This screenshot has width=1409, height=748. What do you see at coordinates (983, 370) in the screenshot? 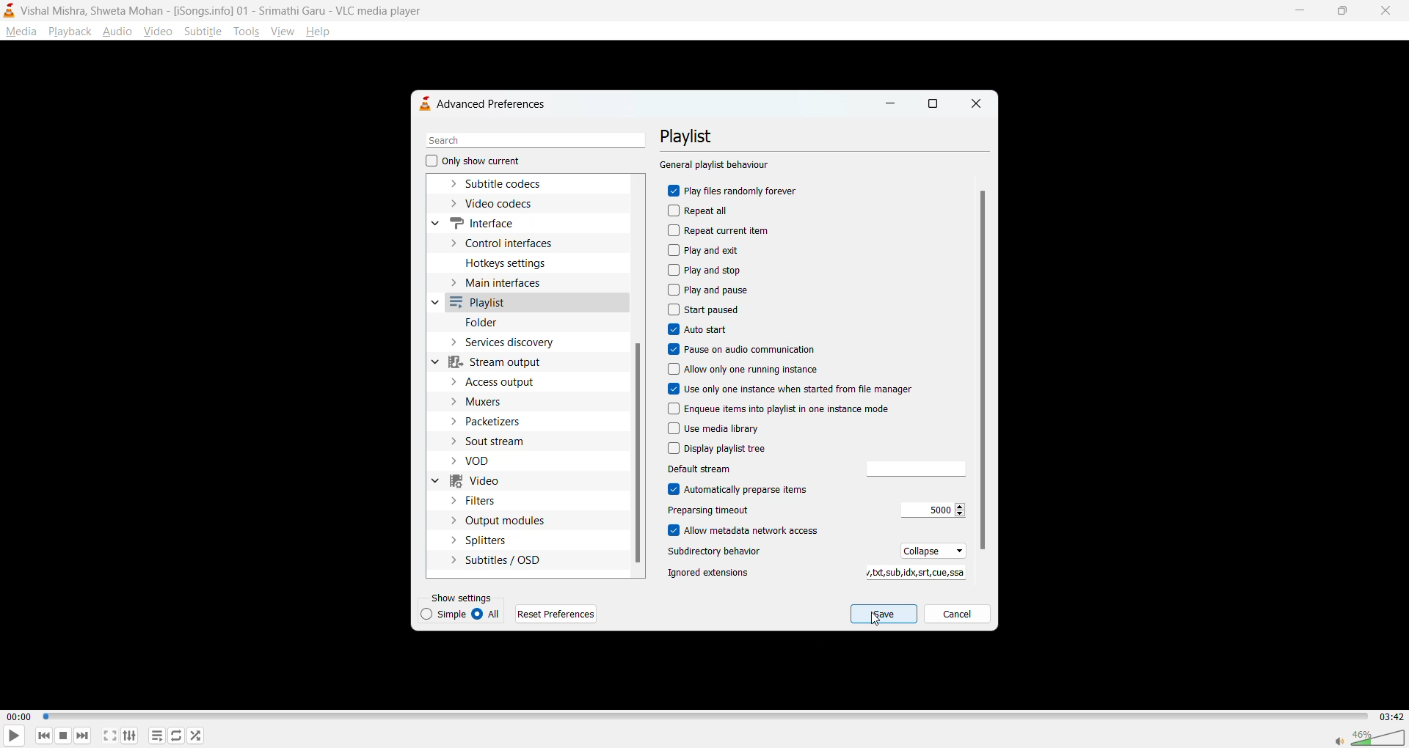
I see `vertical scroll bar` at bounding box center [983, 370].